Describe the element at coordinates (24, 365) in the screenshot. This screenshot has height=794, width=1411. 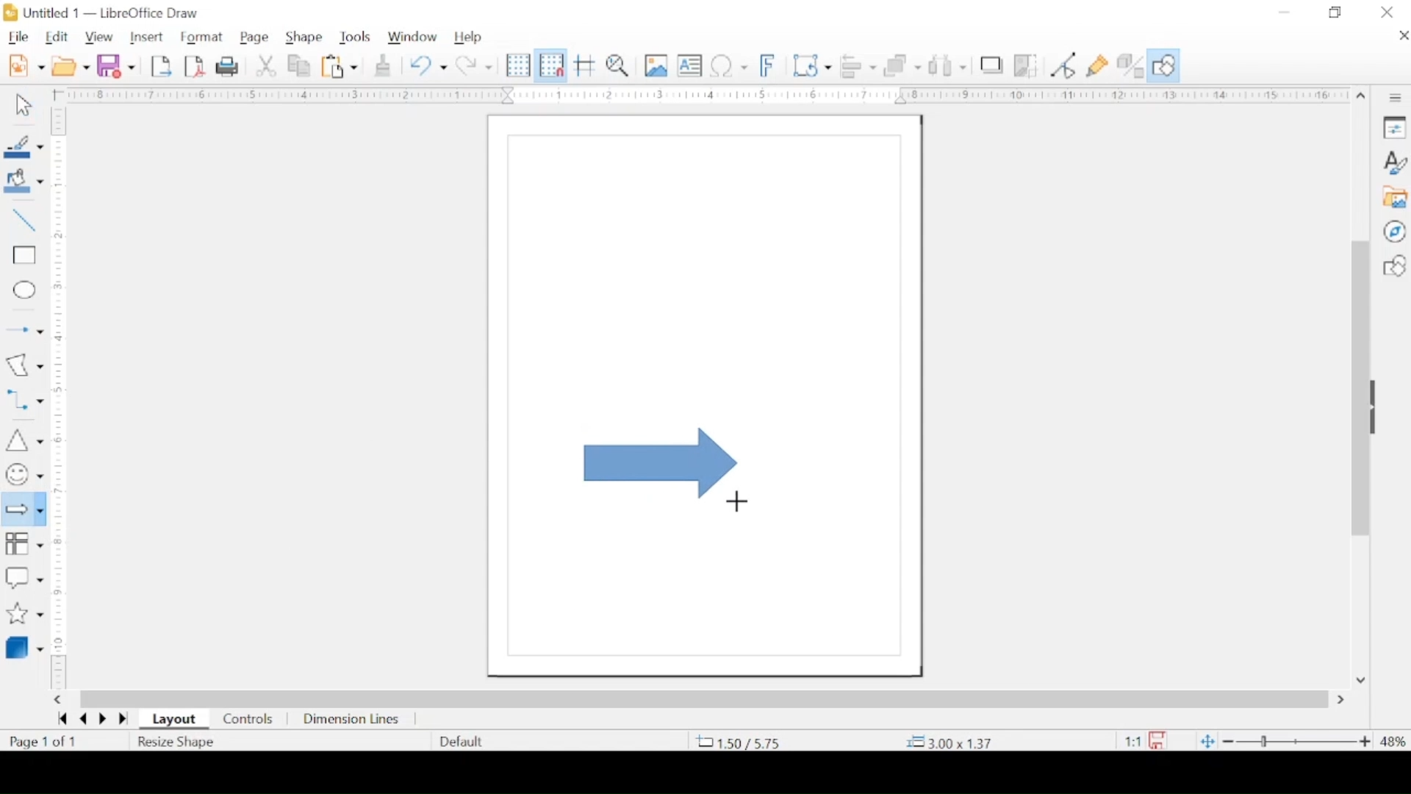
I see `insert curves & polygons` at that location.